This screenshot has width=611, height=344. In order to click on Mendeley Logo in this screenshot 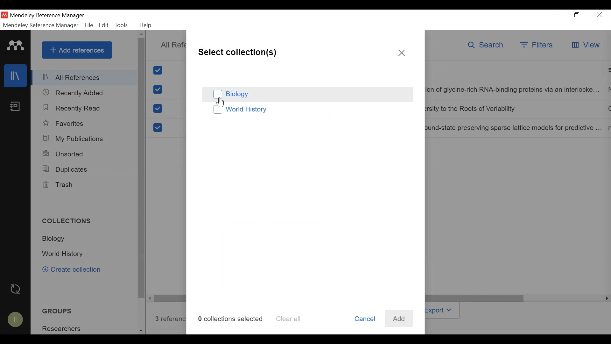, I will do `click(16, 47)`.